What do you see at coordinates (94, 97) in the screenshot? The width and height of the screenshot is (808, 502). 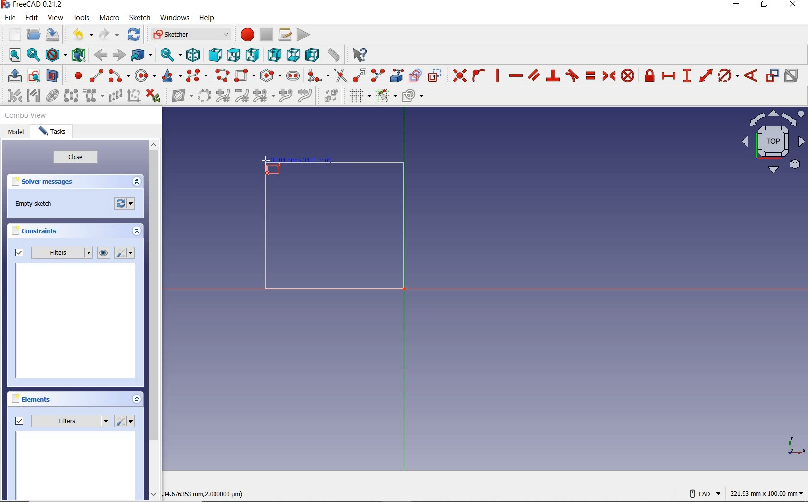 I see `clone` at bounding box center [94, 97].